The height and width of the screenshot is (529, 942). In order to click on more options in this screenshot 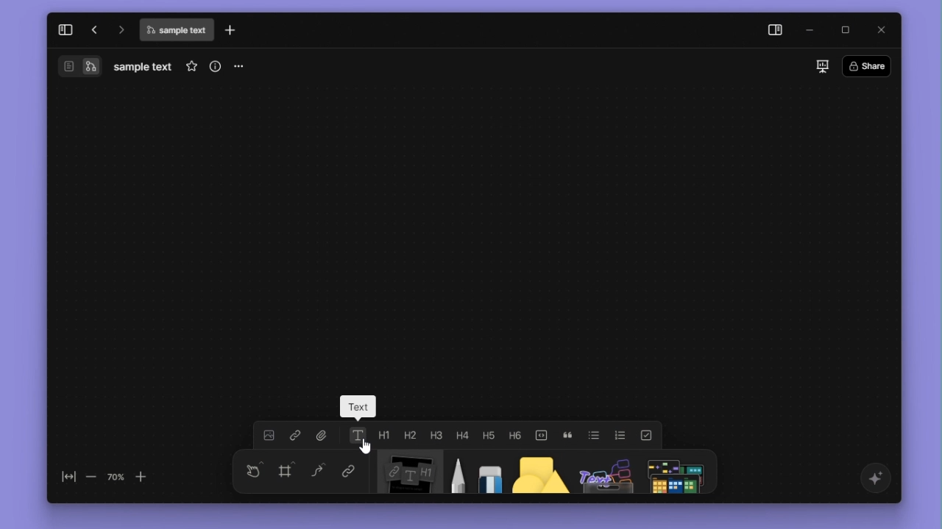, I will do `click(241, 67)`.